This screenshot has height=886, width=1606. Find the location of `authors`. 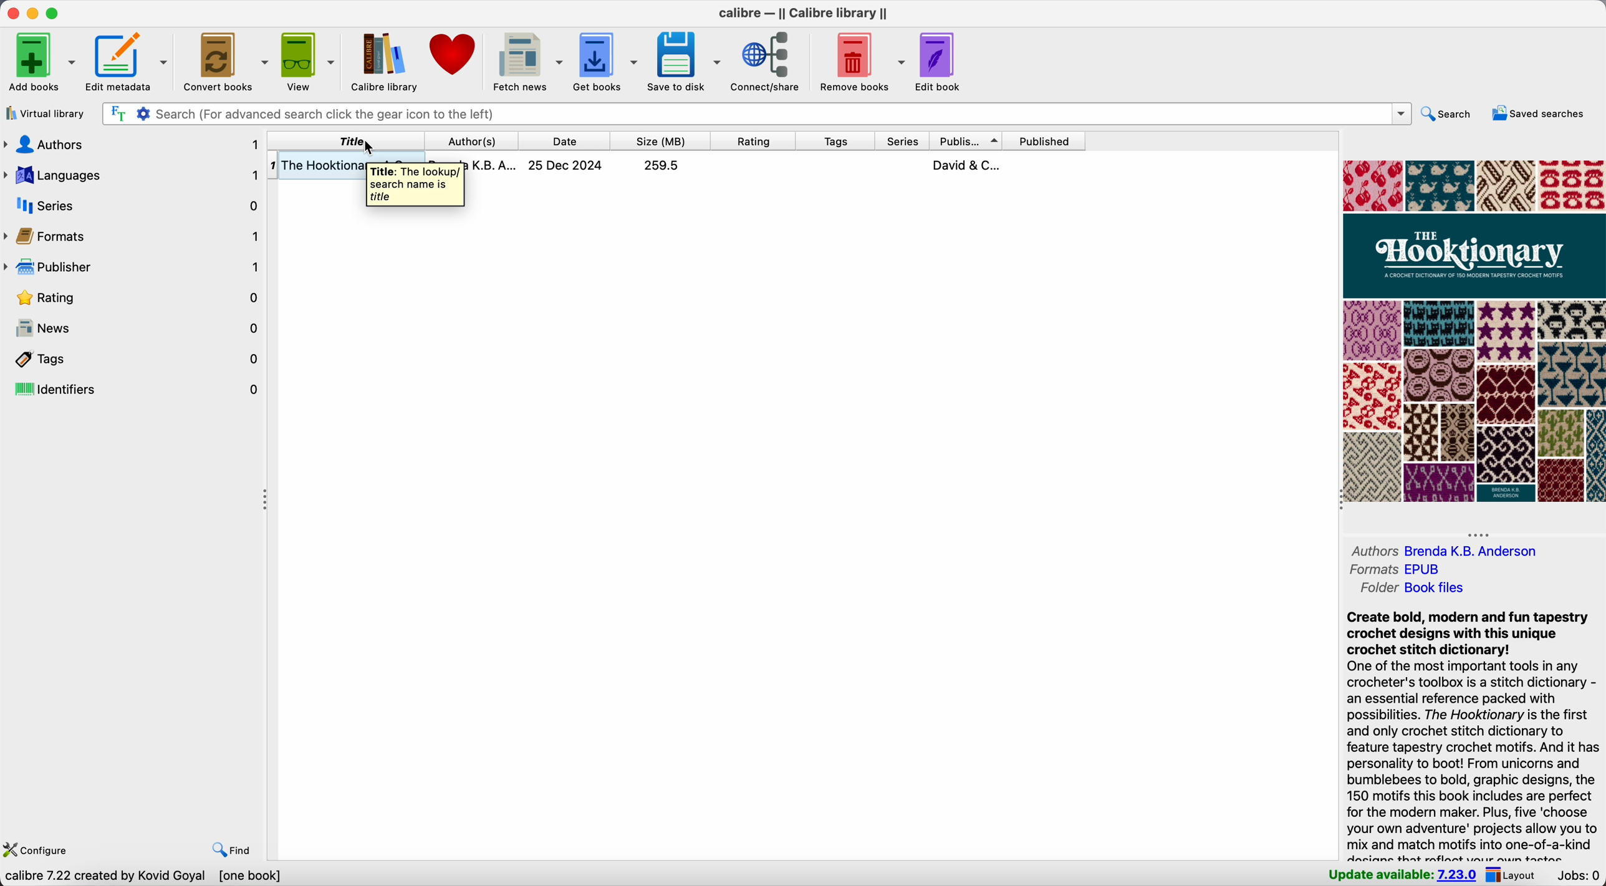

authors is located at coordinates (132, 144).